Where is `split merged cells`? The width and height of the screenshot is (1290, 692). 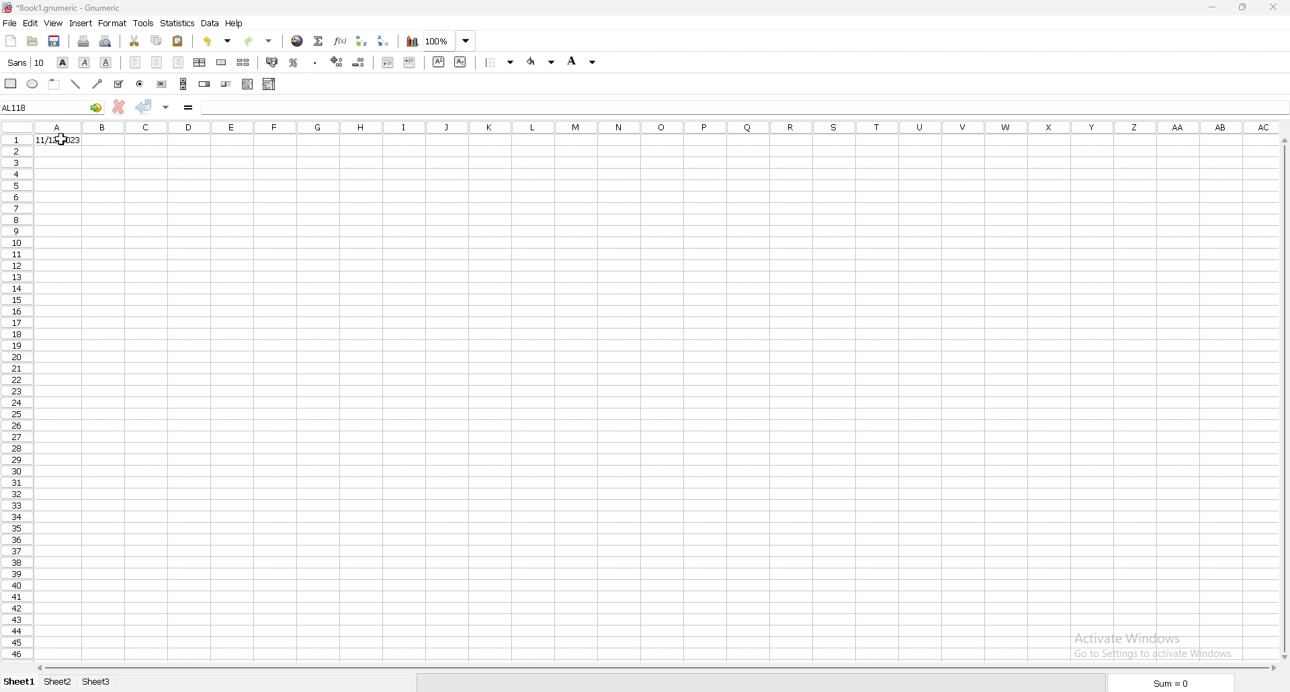
split merged cells is located at coordinates (245, 62).